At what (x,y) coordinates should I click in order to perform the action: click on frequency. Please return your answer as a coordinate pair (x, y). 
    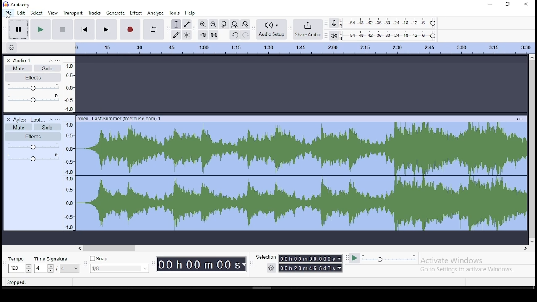
    Looking at the image, I should click on (69, 173).